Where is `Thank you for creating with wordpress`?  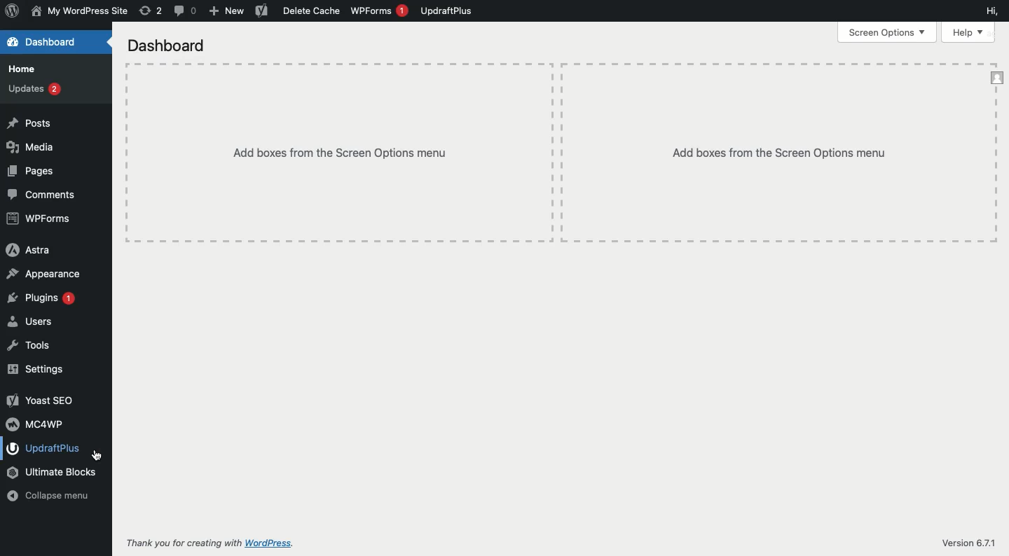 Thank you for creating with wordpress is located at coordinates (224, 543).